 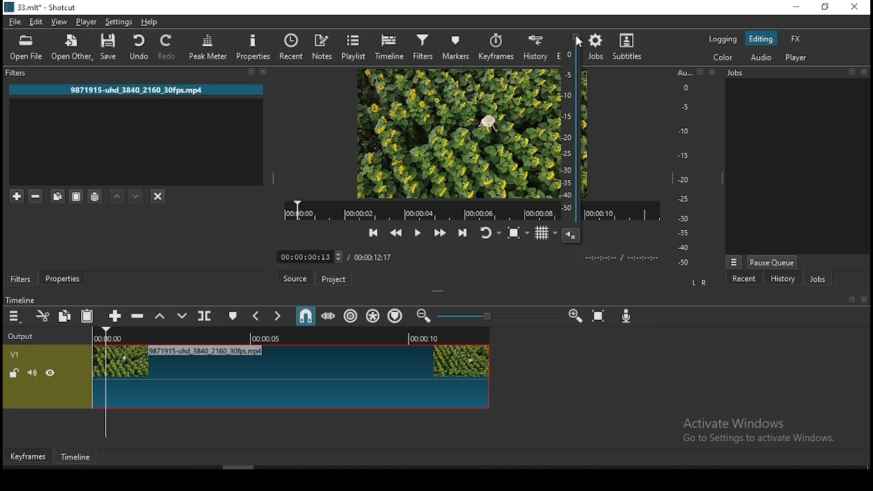 What do you see at coordinates (712, 73) in the screenshot?
I see `close` at bounding box center [712, 73].